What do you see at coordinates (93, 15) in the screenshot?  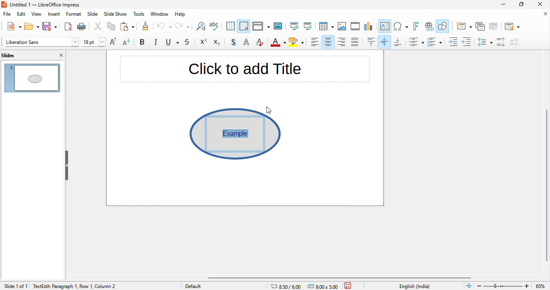 I see `slide` at bounding box center [93, 15].